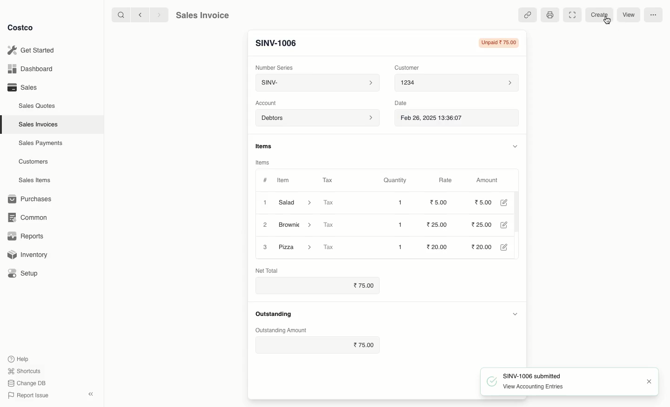  Describe the element at coordinates (649, 386) in the screenshot. I see `Close` at that location.